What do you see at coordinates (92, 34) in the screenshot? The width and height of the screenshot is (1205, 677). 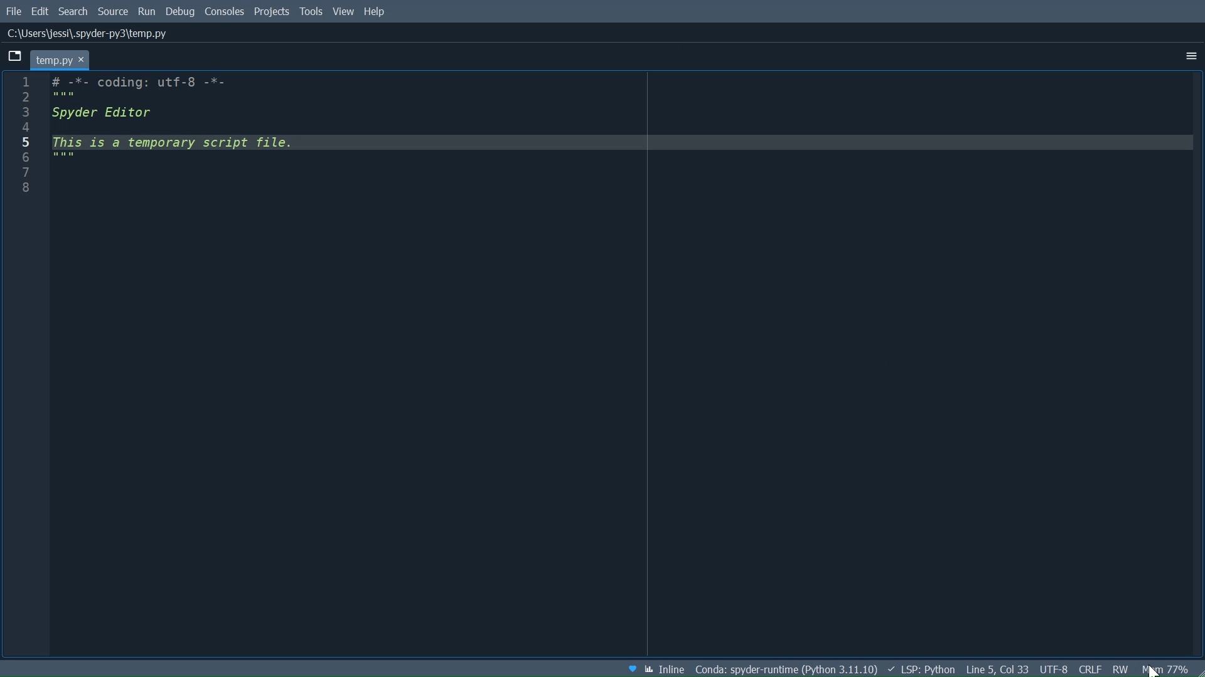 I see `File Path` at bounding box center [92, 34].